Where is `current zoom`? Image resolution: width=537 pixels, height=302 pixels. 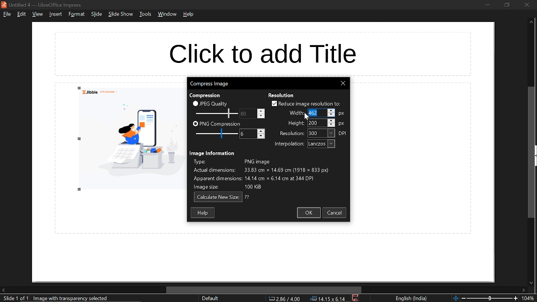 current zoom is located at coordinates (529, 299).